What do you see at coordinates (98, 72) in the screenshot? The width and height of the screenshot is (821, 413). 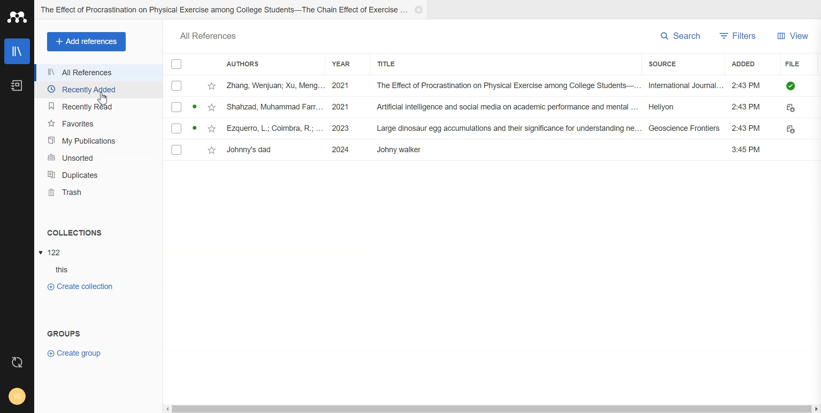 I see `All References` at bounding box center [98, 72].